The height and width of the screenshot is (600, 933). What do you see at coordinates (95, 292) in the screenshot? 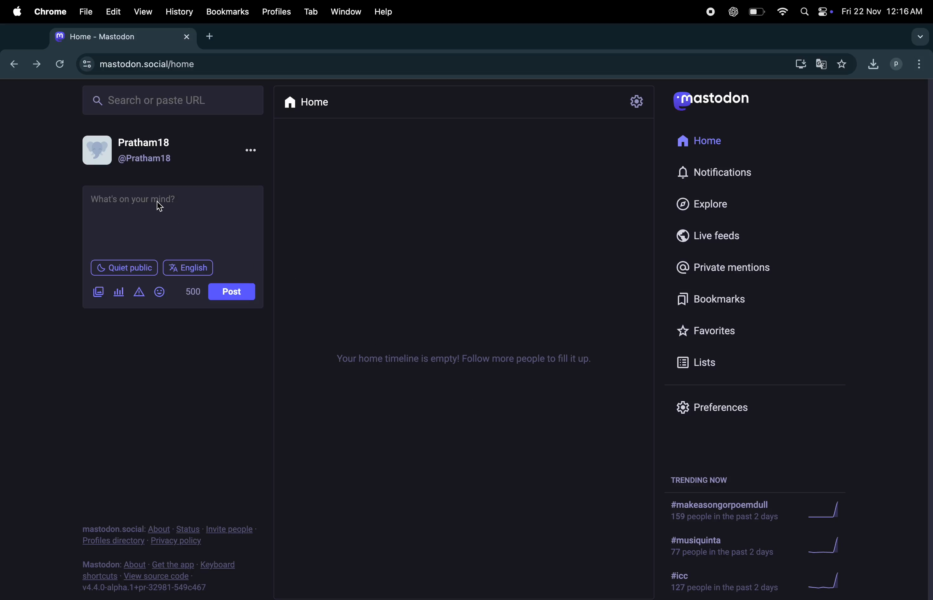
I see `add image` at bounding box center [95, 292].